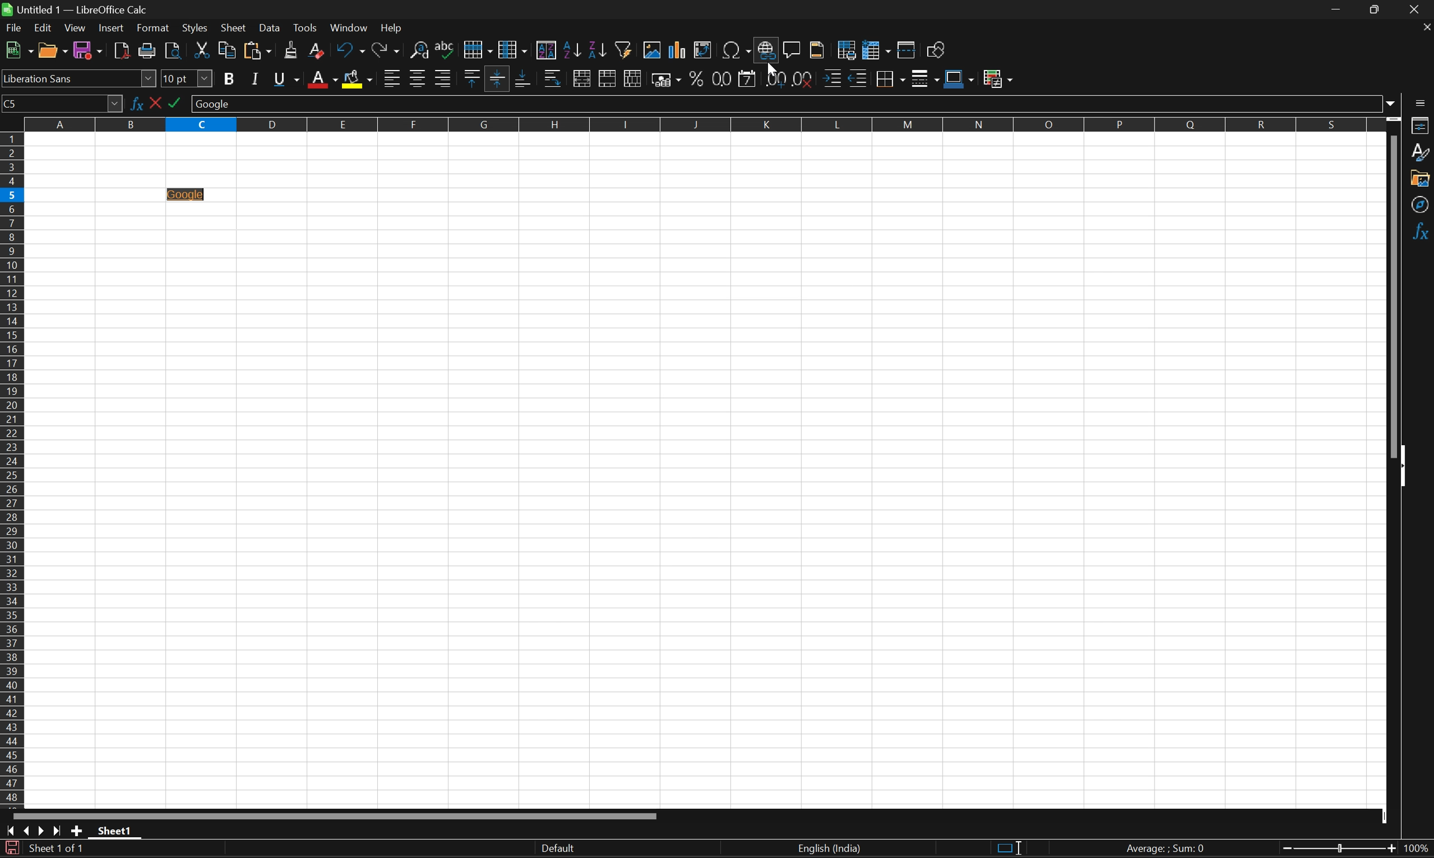  I want to click on Font name, so click(79, 80).